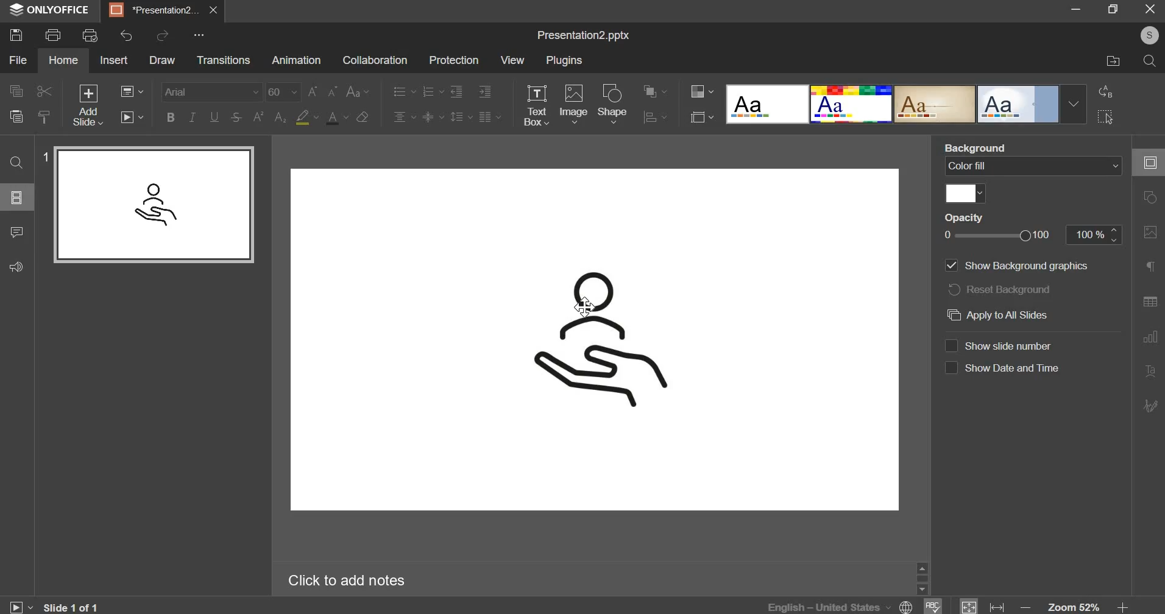  I want to click on Presentation2..., so click(154, 10).